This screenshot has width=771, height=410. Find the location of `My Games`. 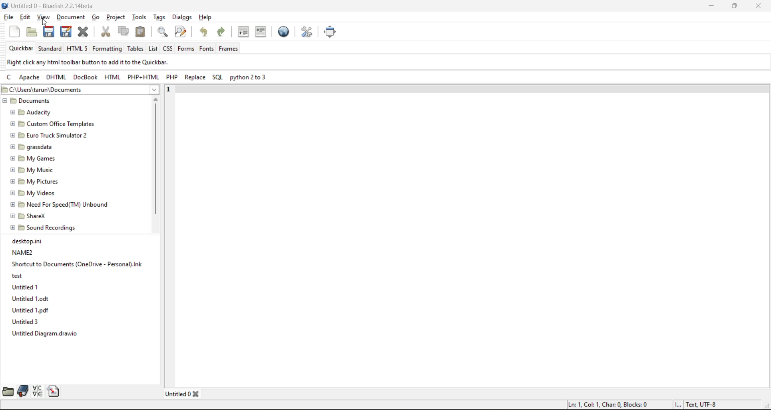

My Games is located at coordinates (32, 157).